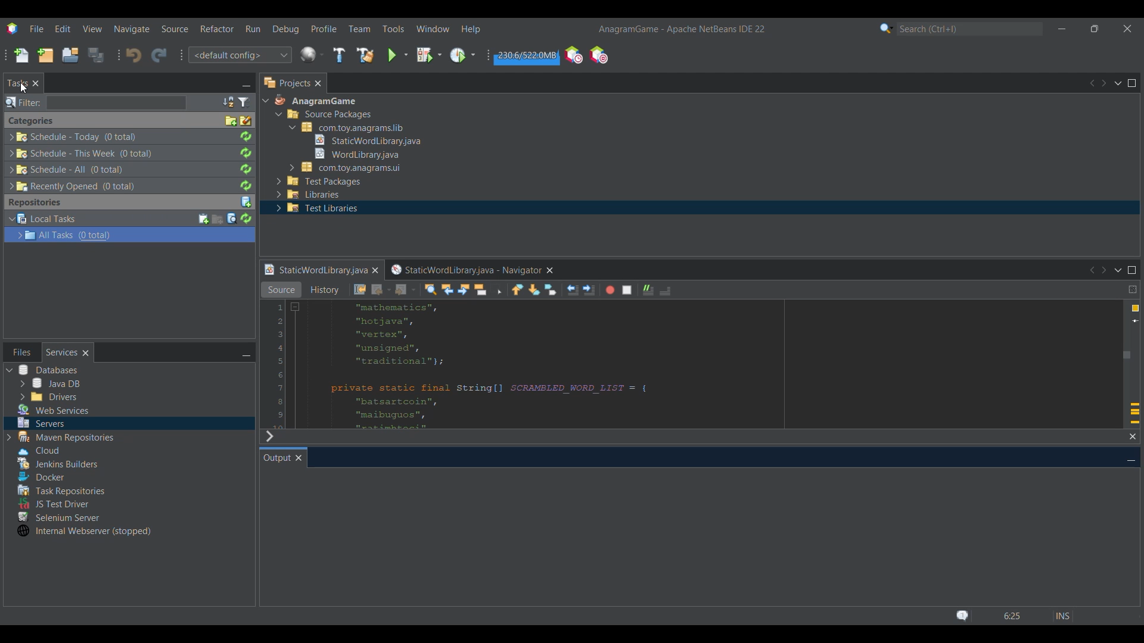 This screenshot has width=1144, height=643. Describe the element at coordinates (325, 290) in the screenshot. I see `History view` at that location.